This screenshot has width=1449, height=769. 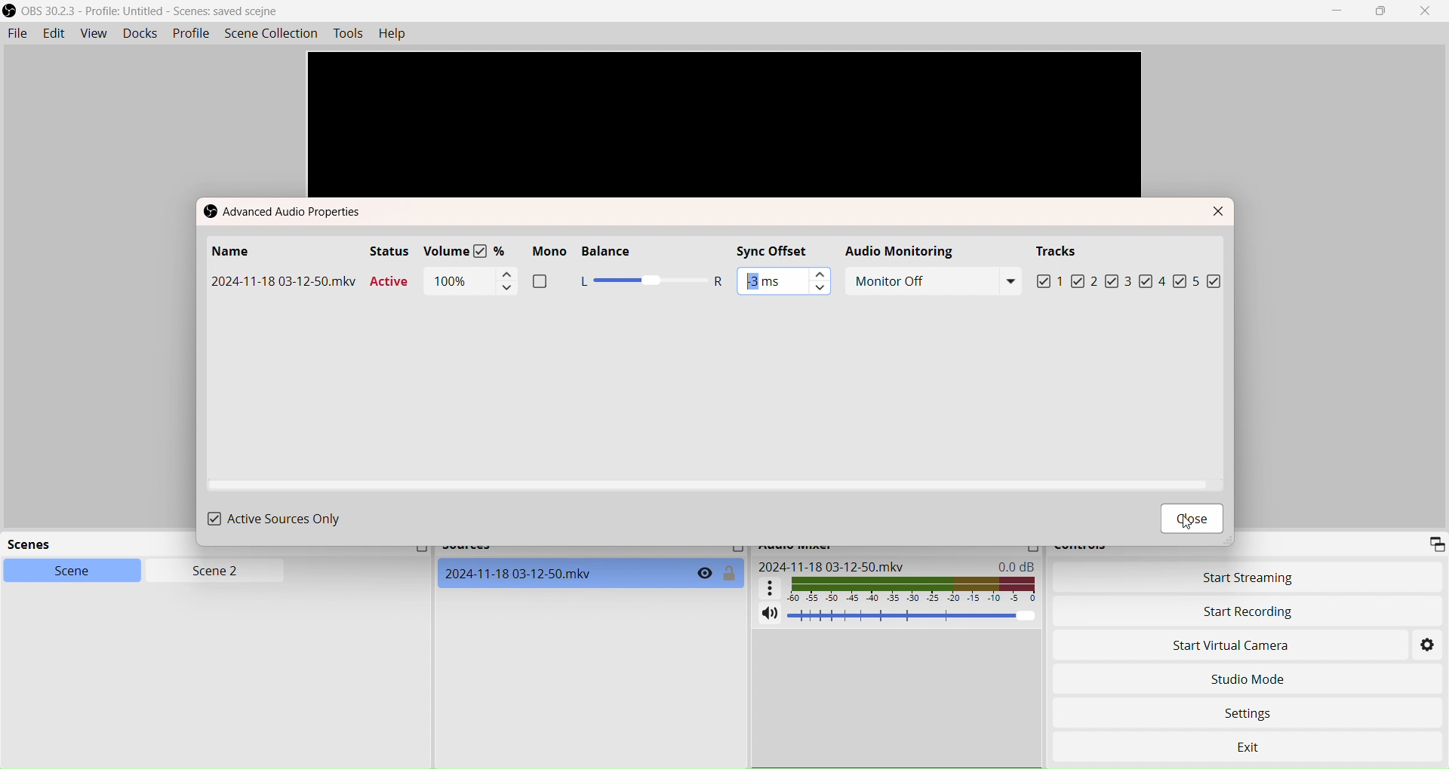 I want to click on Name, so click(x=232, y=253).